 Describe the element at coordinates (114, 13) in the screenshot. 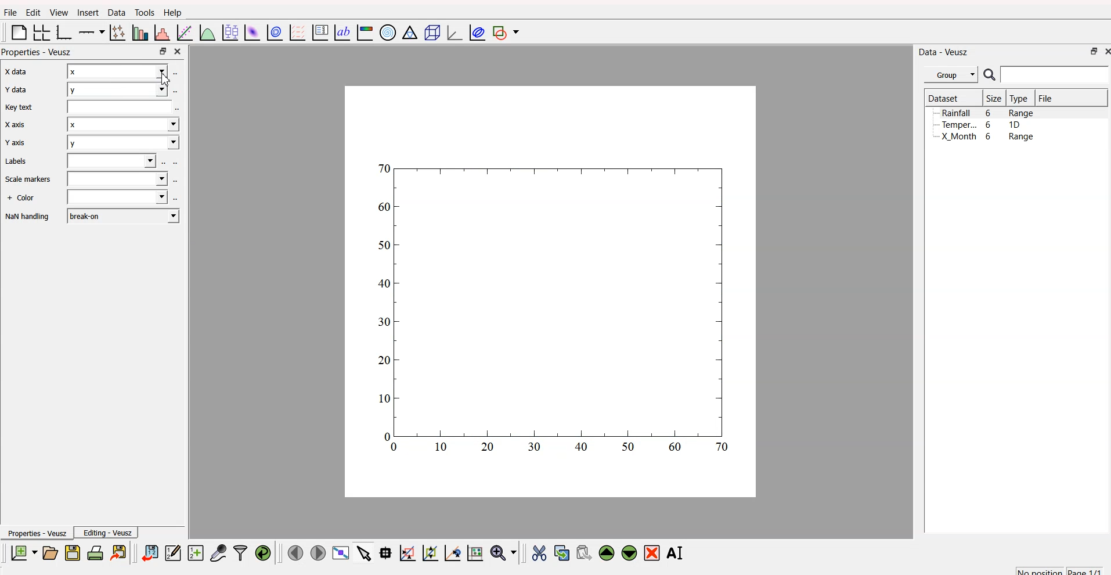

I see `Data` at that location.